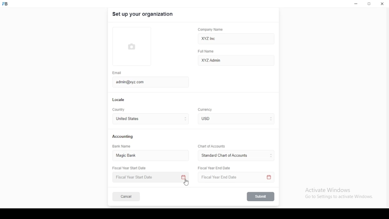 The height and width of the screenshot is (219, 389). I want to click on Chart of Accounts, so click(211, 146).